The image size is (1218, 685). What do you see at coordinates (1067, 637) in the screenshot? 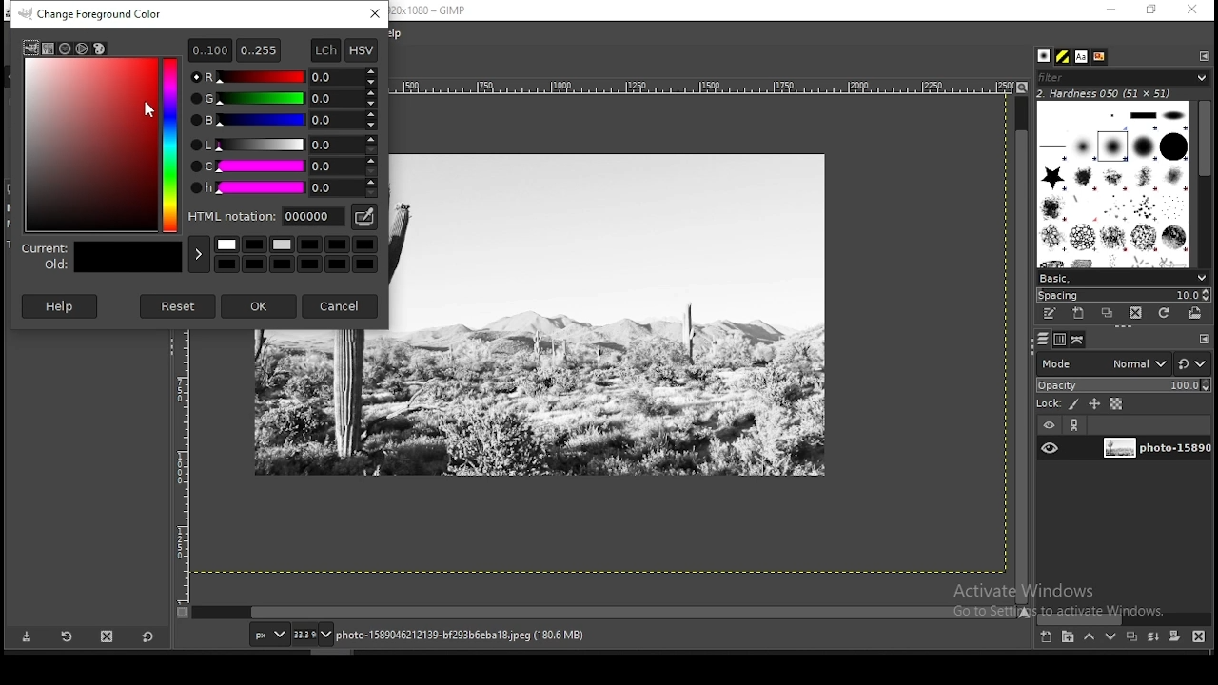
I see `new layer group` at bounding box center [1067, 637].